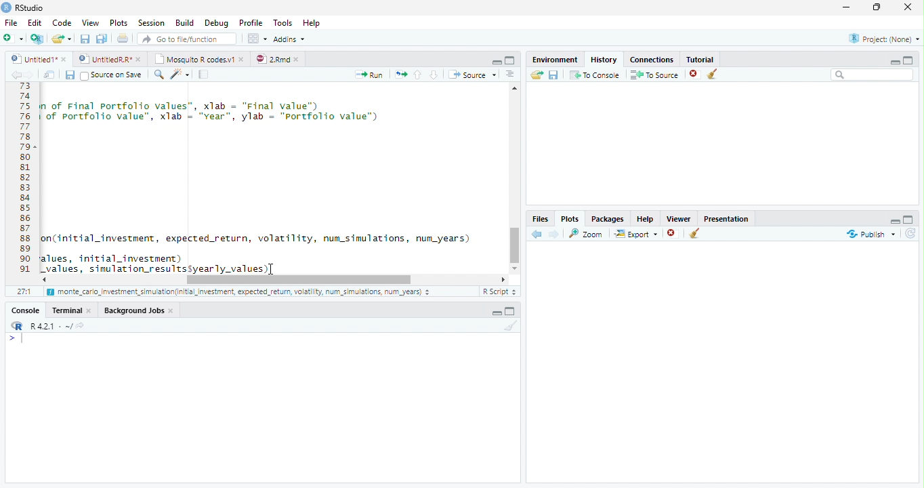 The image size is (924, 488). I want to click on previous source location, so click(16, 75).